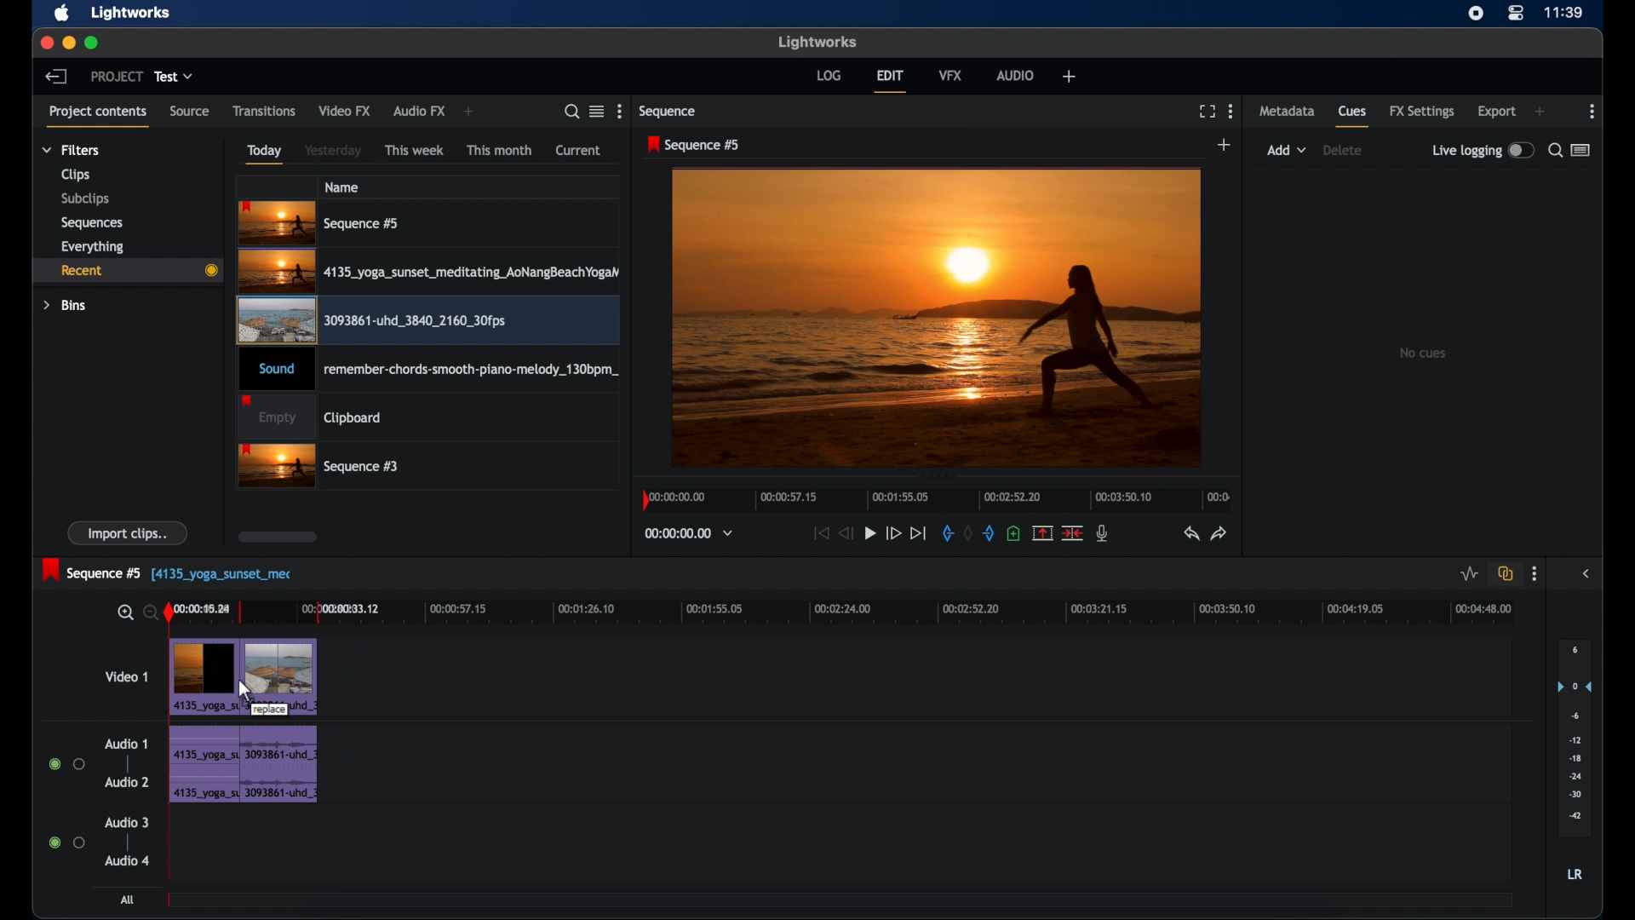 This screenshot has height=920, width=1635. I want to click on jump to end, so click(919, 534).